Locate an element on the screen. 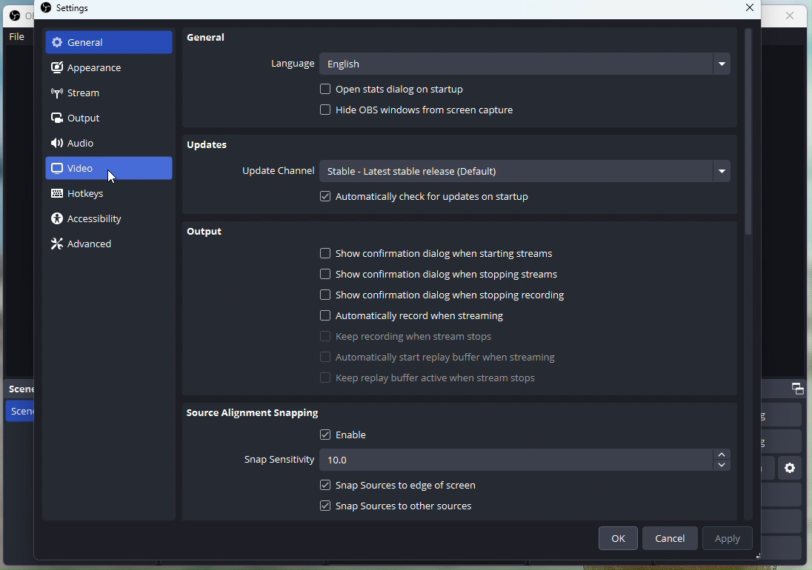 The width and height of the screenshot is (812, 570). cursor is located at coordinates (115, 174).